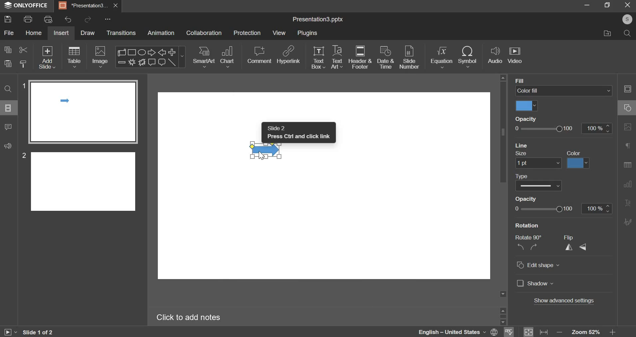  What do you see at coordinates (560, 332) in the screenshot?
I see `decrease zoom` at bounding box center [560, 332].